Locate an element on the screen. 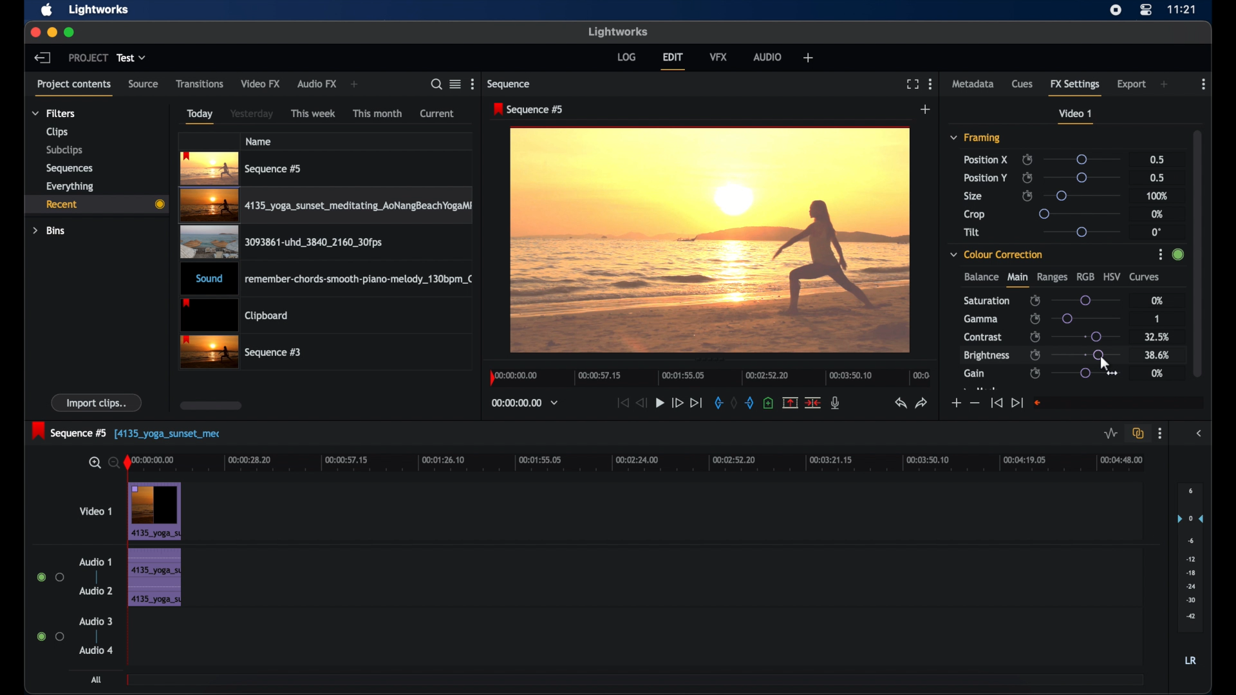 The image size is (1236, 695). enable/disable keyframes is located at coordinates (1035, 336).